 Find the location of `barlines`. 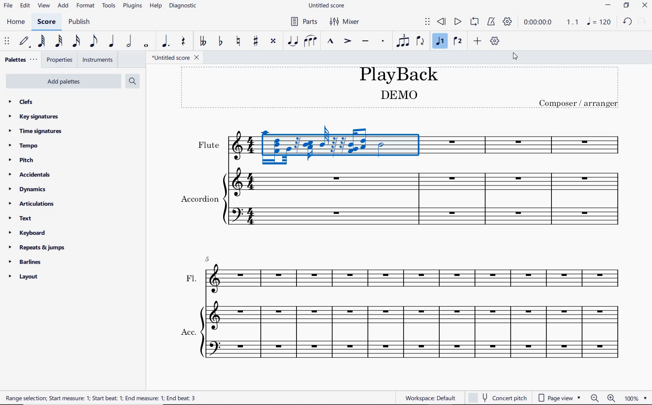

barlines is located at coordinates (28, 262).